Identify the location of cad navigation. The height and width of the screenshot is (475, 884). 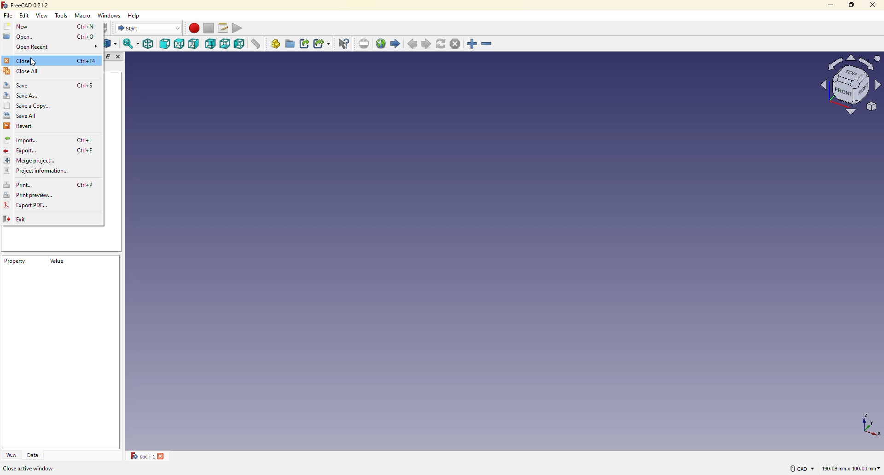
(801, 468).